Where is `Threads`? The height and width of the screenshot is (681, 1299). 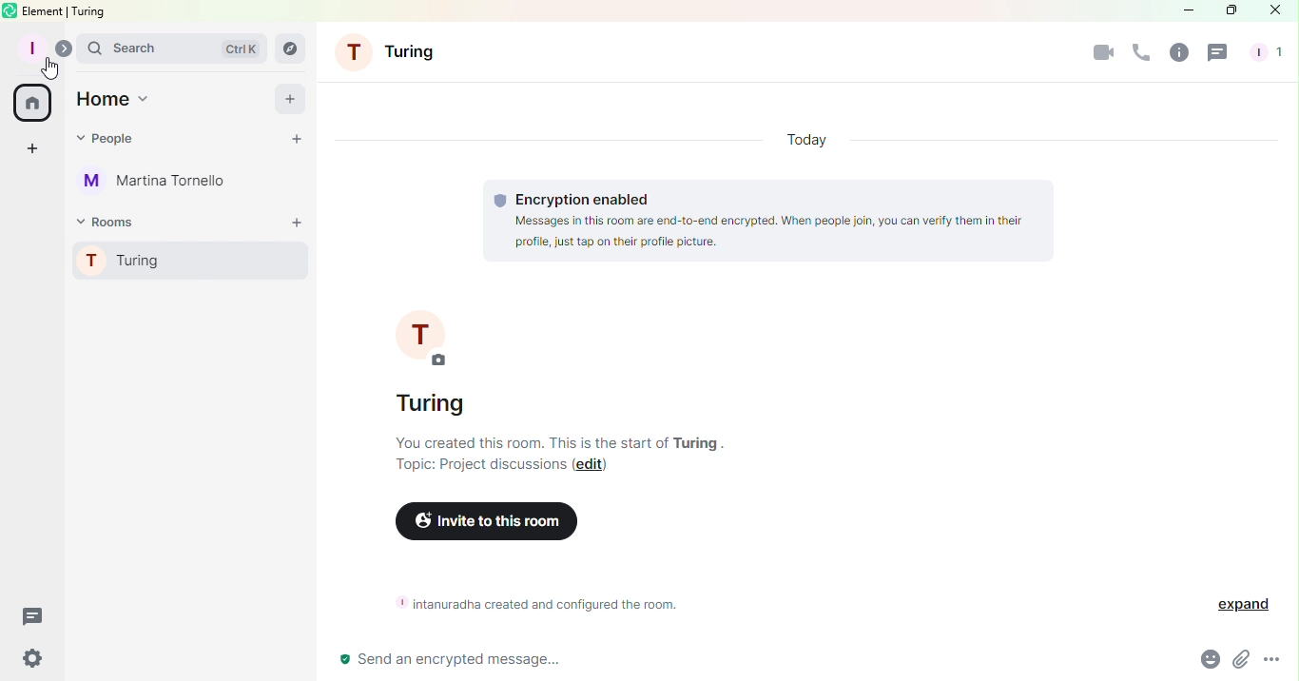
Threads is located at coordinates (1215, 55).